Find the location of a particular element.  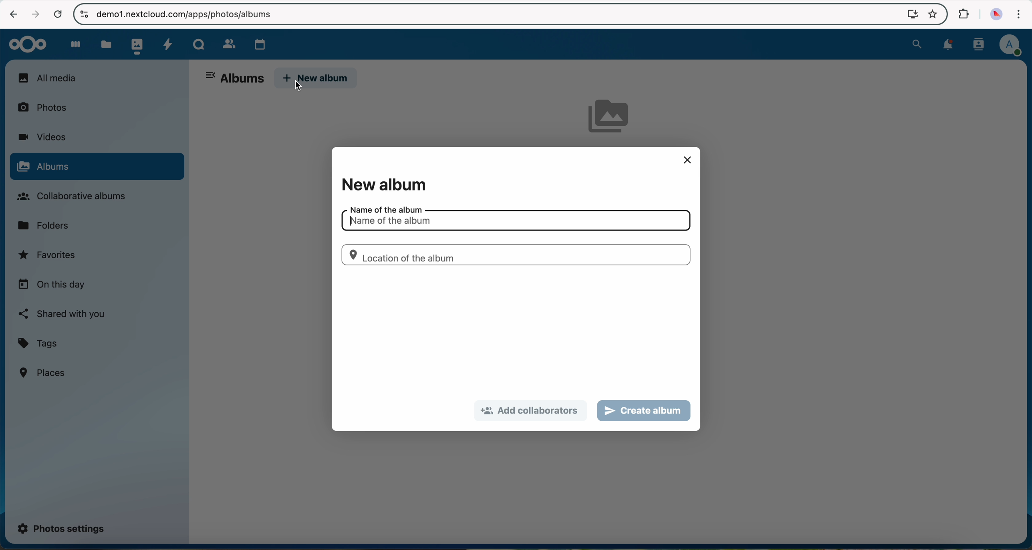

contacts  is located at coordinates (226, 42).